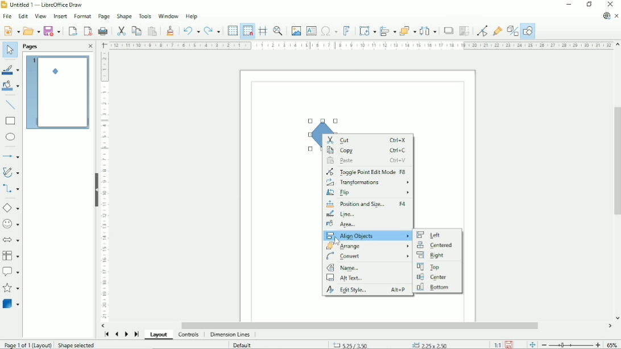 The image size is (621, 349). Describe the element at coordinates (609, 4) in the screenshot. I see `Close` at that location.